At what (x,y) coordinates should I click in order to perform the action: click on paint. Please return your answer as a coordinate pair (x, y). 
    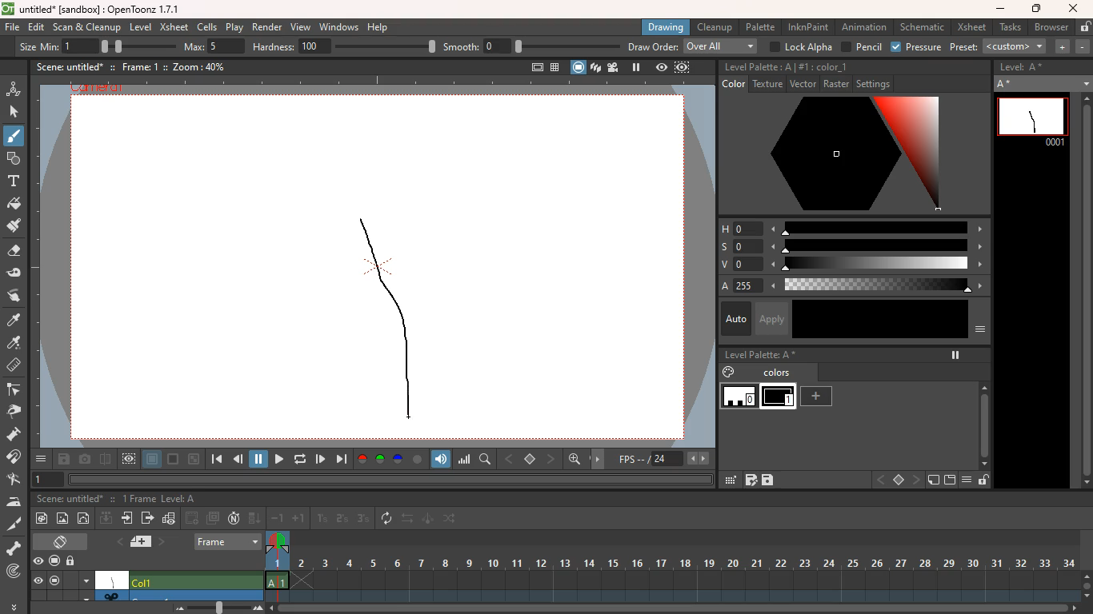
    Looking at the image, I should click on (44, 518).